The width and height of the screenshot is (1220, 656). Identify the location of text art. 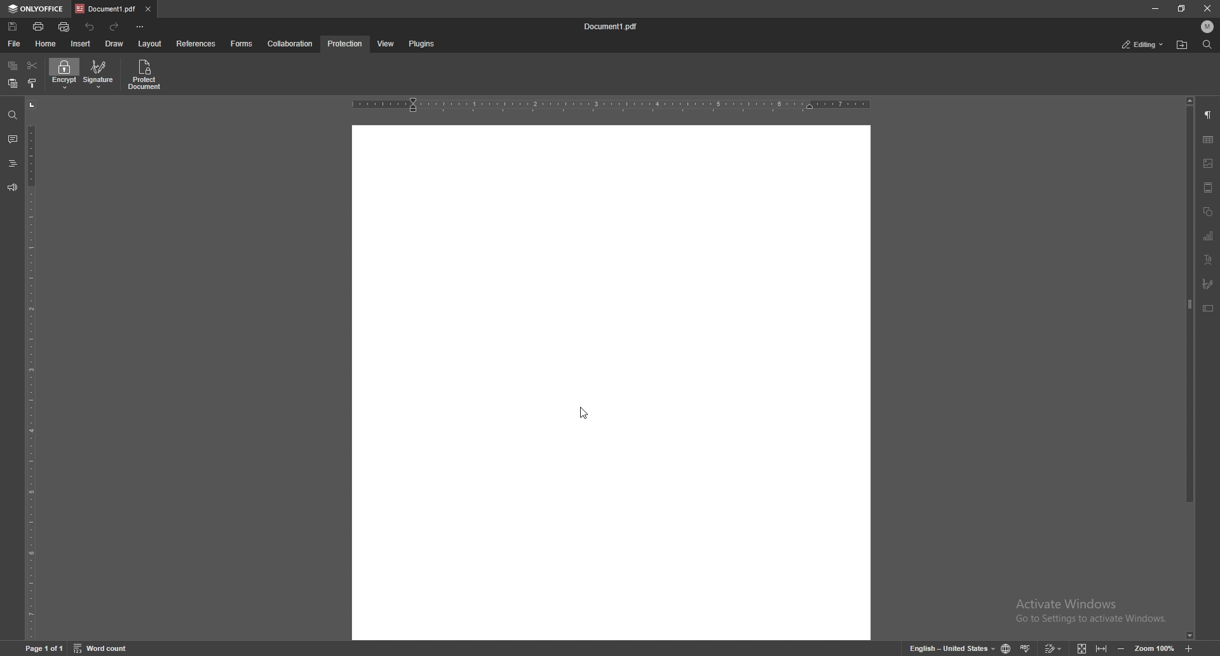
(1209, 259).